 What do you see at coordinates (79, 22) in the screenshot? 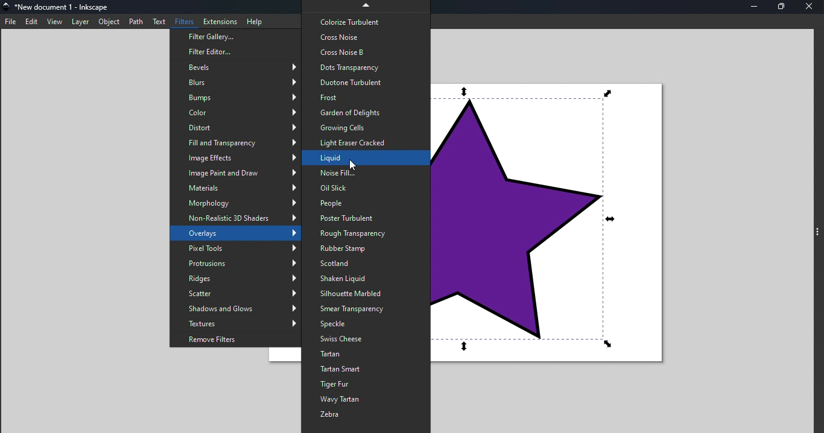
I see `Layer` at bounding box center [79, 22].